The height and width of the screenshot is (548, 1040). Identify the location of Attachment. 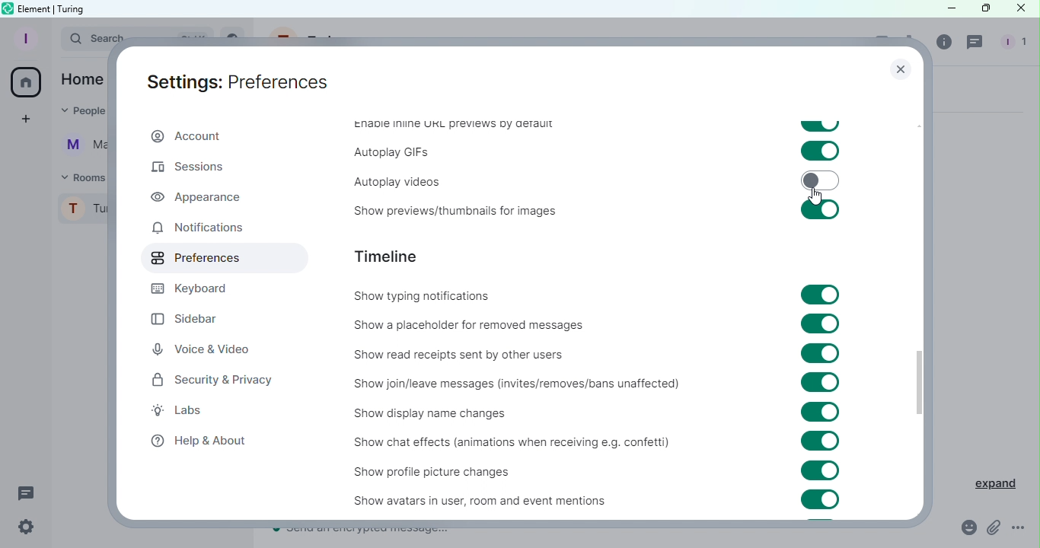
(994, 529).